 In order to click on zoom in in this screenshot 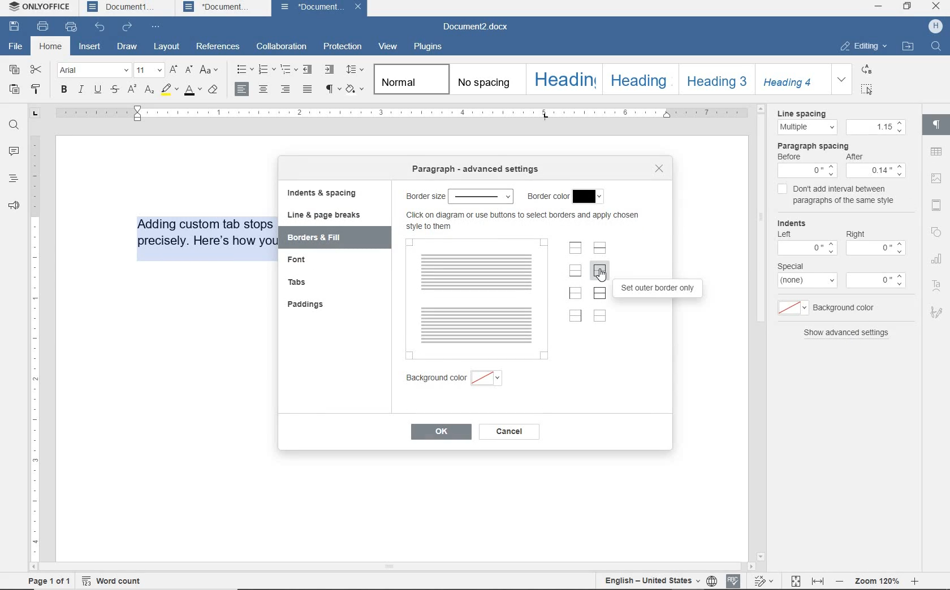, I will do `click(918, 580)`.